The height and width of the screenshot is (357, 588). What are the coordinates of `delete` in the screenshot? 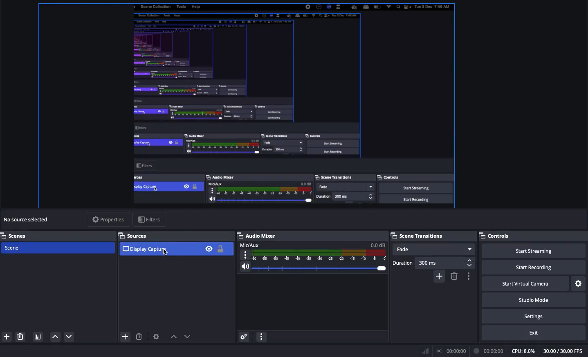 It's located at (455, 278).